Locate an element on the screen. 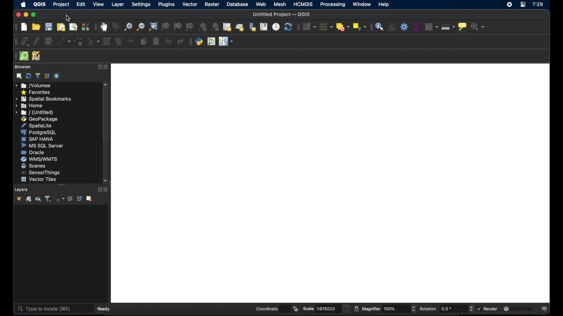 The width and height of the screenshot is (563, 316). select by location is located at coordinates (359, 27).